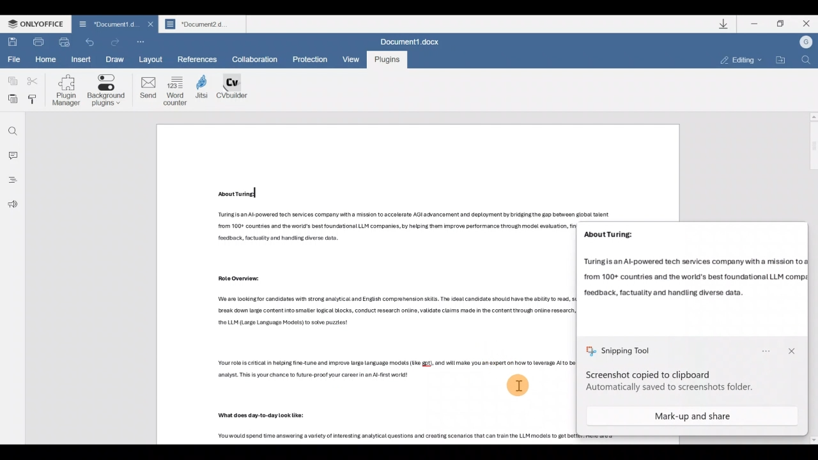 The height and width of the screenshot is (460, 818). What do you see at coordinates (778, 60) in the screenshot?
I see `Open file location` at bounding box center [778, 60].